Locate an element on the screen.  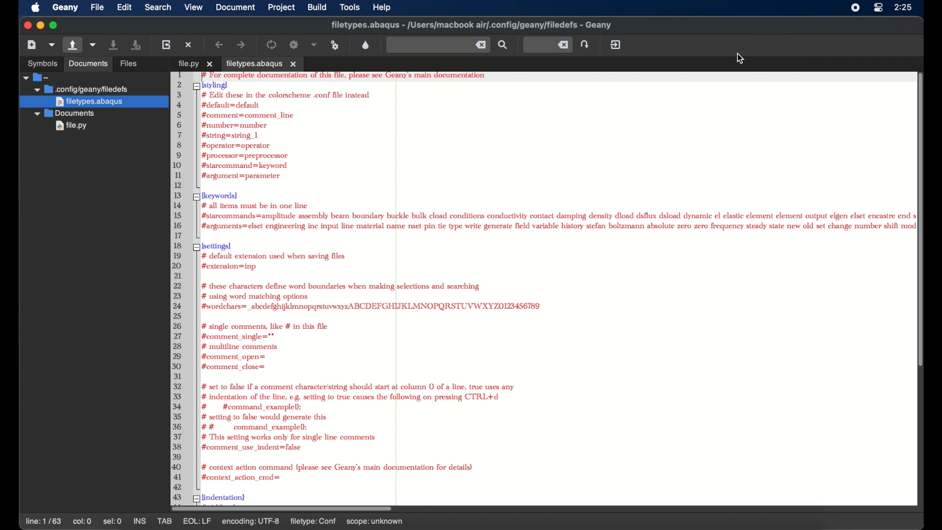
navigate backward a location is located at coordinates (220, 45).